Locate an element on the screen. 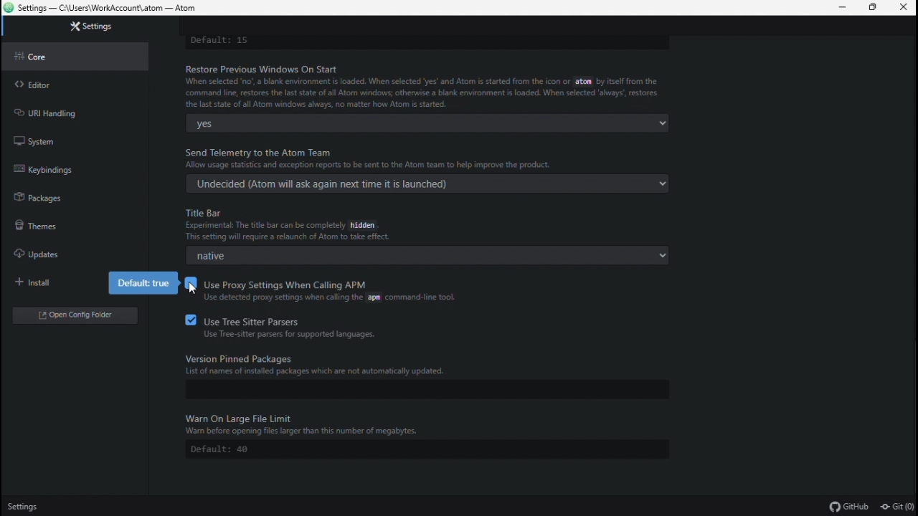  Restore previous Windows on start send is located at coordinates (425, 85).